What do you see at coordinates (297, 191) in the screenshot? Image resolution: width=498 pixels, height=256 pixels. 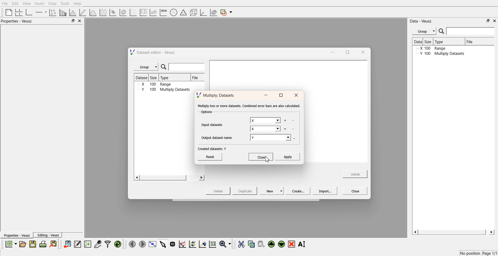 I see `Create...` at bounding box center [297, 191].